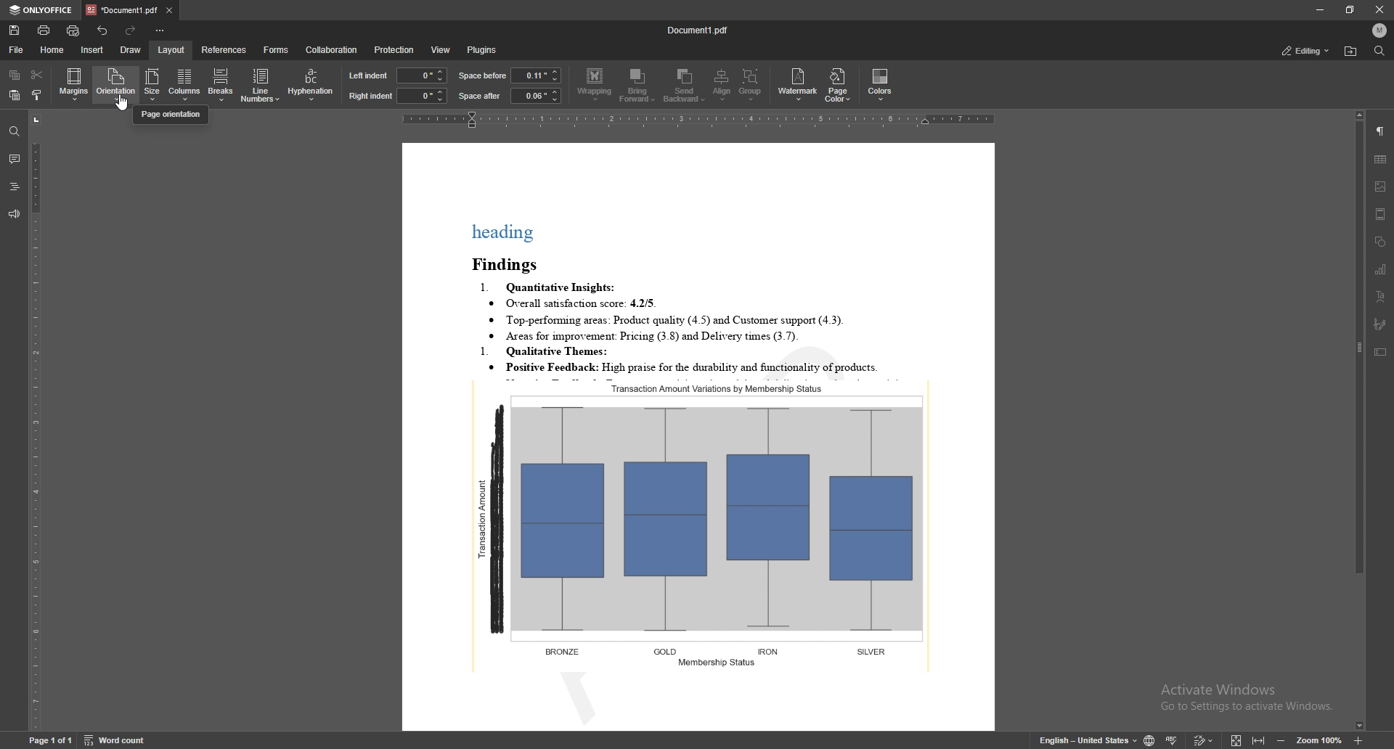 The width and height of the screenshot is (1394, 749). Describe the element at coordinates (131, 50) in the screenshot. I see `draw` at that location.